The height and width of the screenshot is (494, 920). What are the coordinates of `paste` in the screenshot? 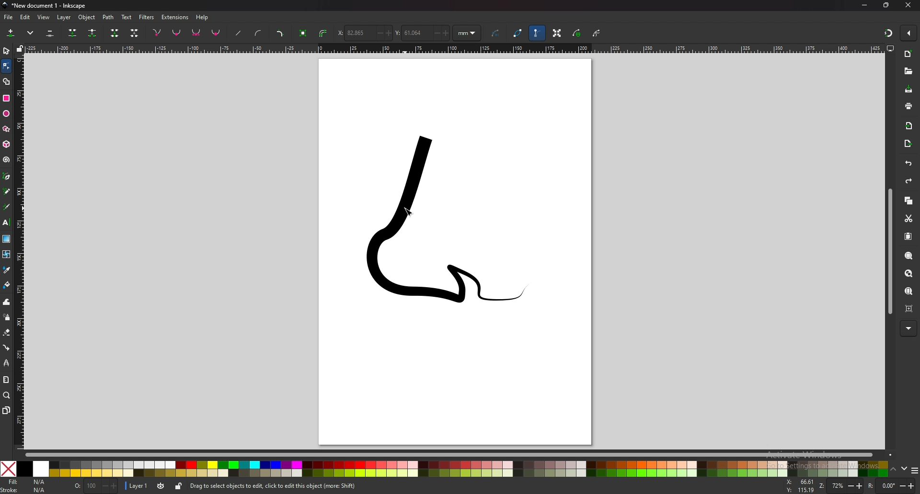 It's located at (908, 236).